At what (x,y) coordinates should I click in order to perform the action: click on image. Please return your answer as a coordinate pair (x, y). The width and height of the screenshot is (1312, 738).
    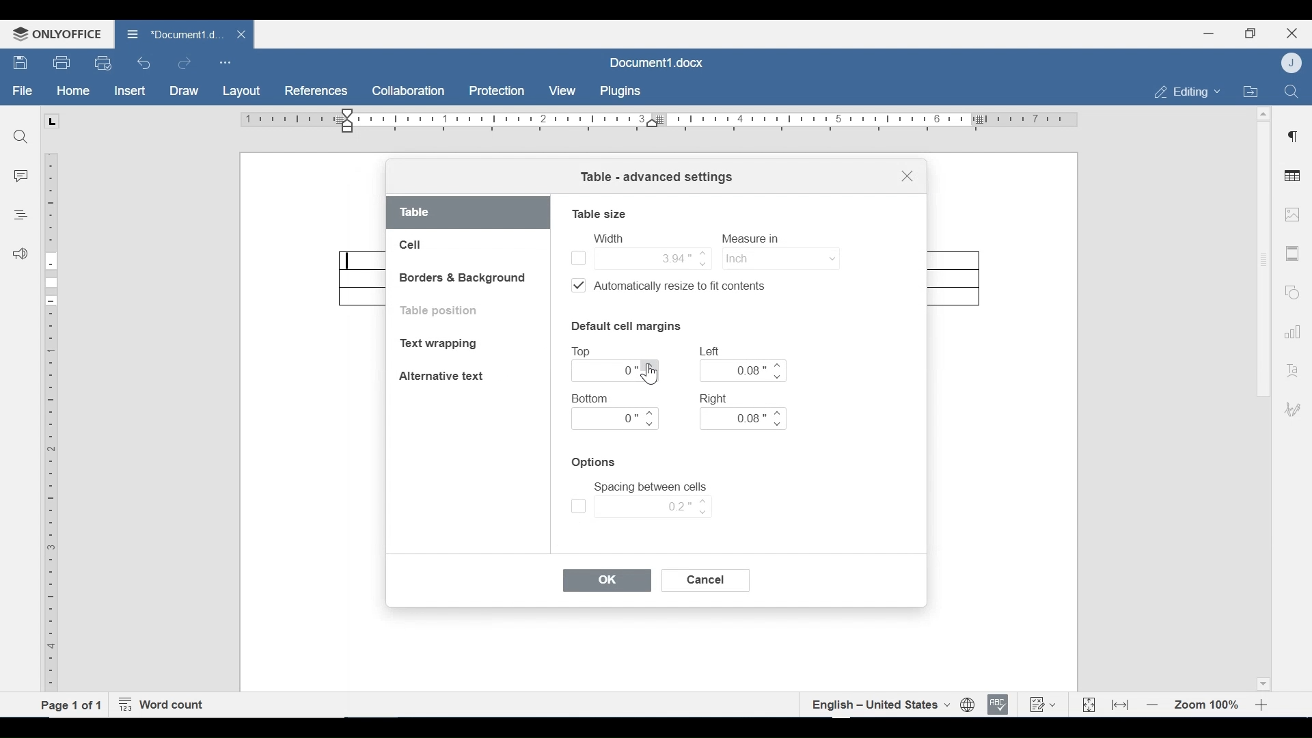
    Looking at the image, I should click on (1292, 214).